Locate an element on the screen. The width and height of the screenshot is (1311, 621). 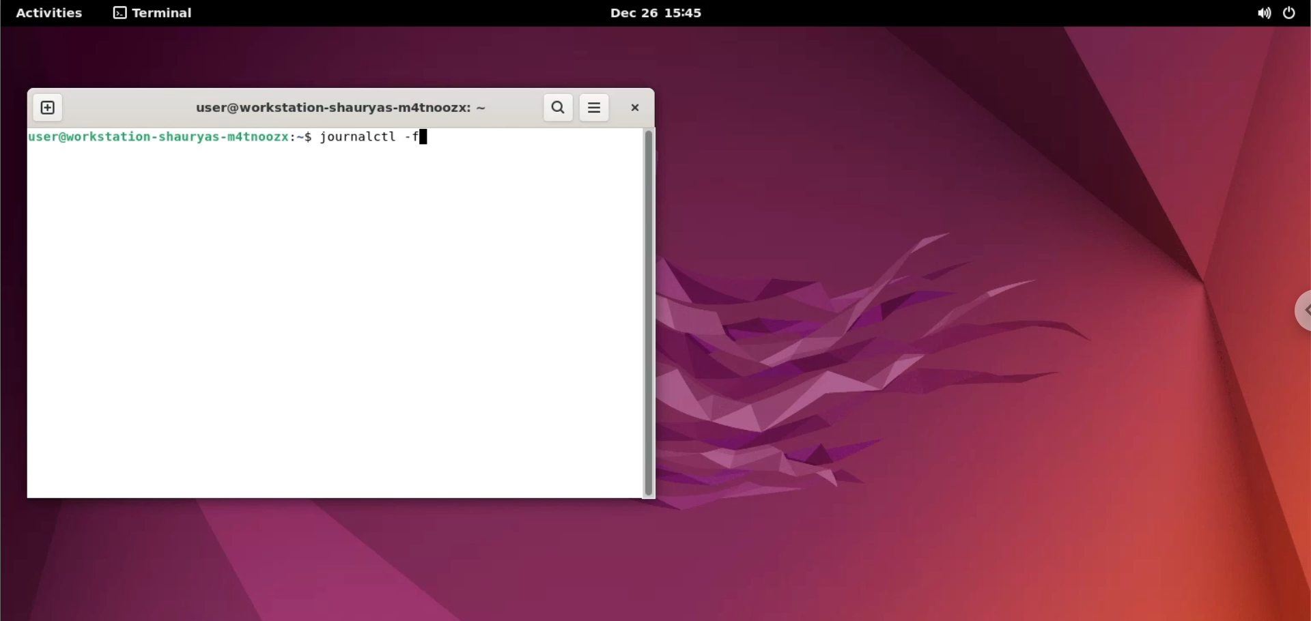
cursor is located at coordinates (432, 138).